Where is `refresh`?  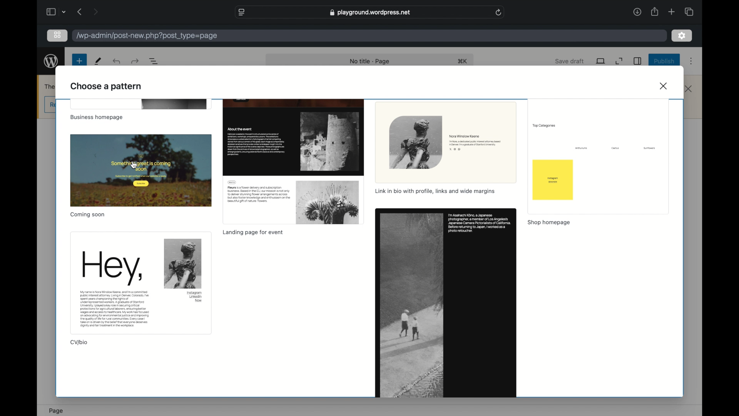 refresh is located at coordinates (499, 13).